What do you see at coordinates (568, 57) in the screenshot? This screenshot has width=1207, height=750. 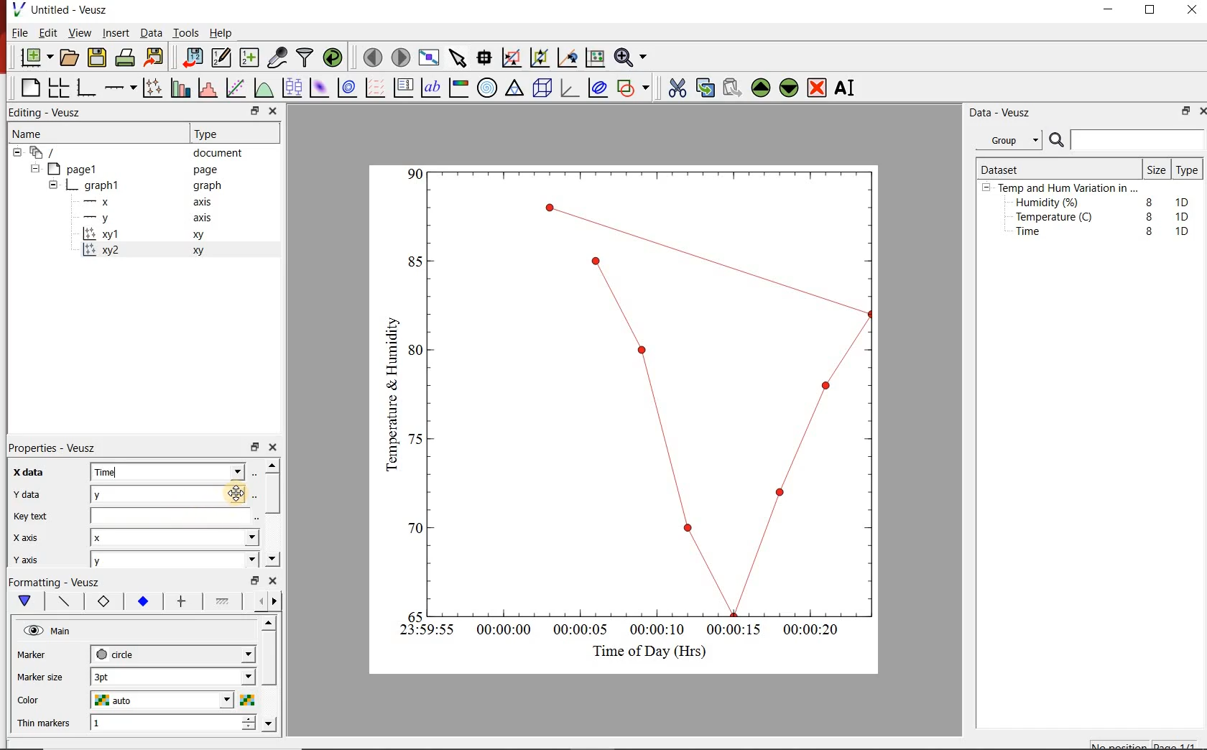 I see `click to recenter graph axes` at bounding box center [568, 57].